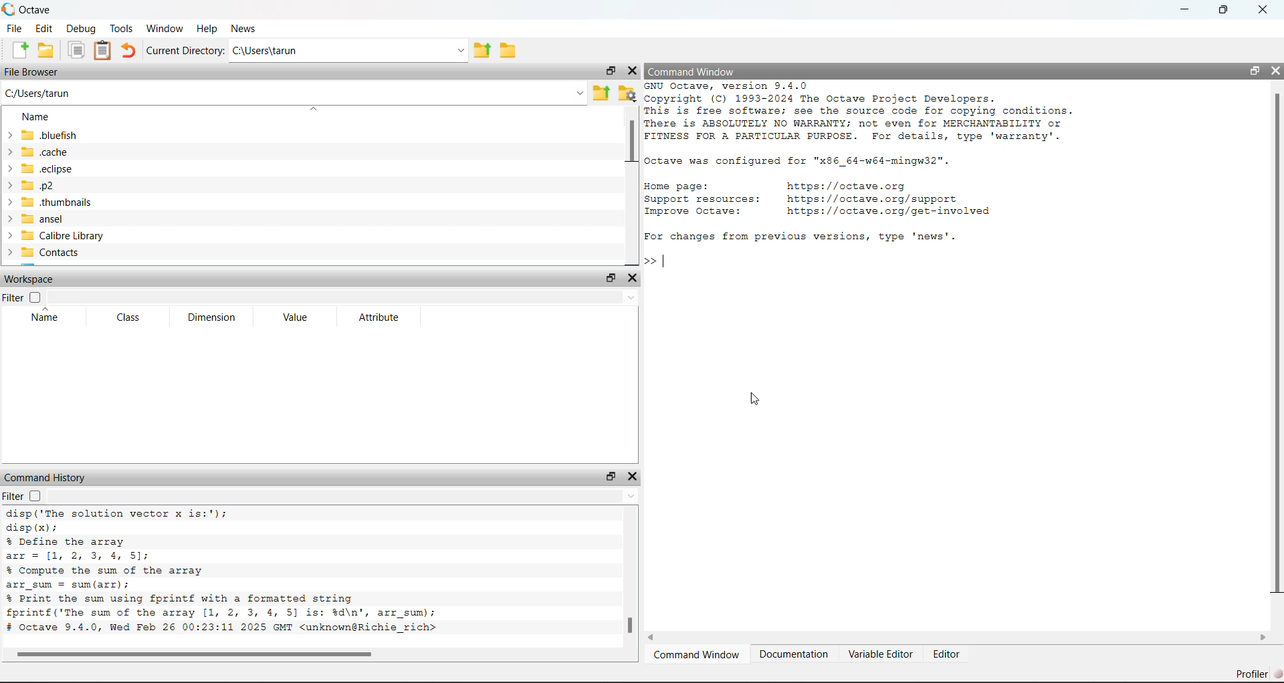 Image resolution: width=1284 pixels, height=683 pixels. I want to click on cache, so click(43, 152).